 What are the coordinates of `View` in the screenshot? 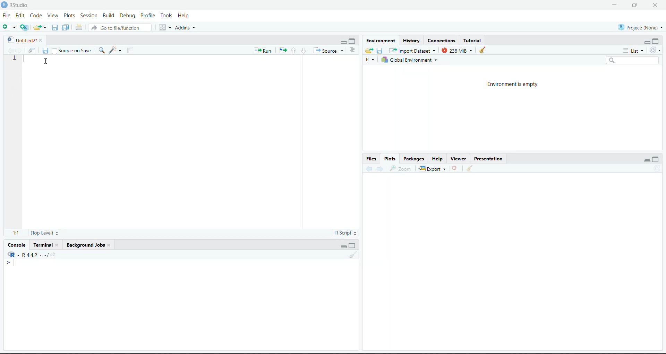 It's located at (53, 16).